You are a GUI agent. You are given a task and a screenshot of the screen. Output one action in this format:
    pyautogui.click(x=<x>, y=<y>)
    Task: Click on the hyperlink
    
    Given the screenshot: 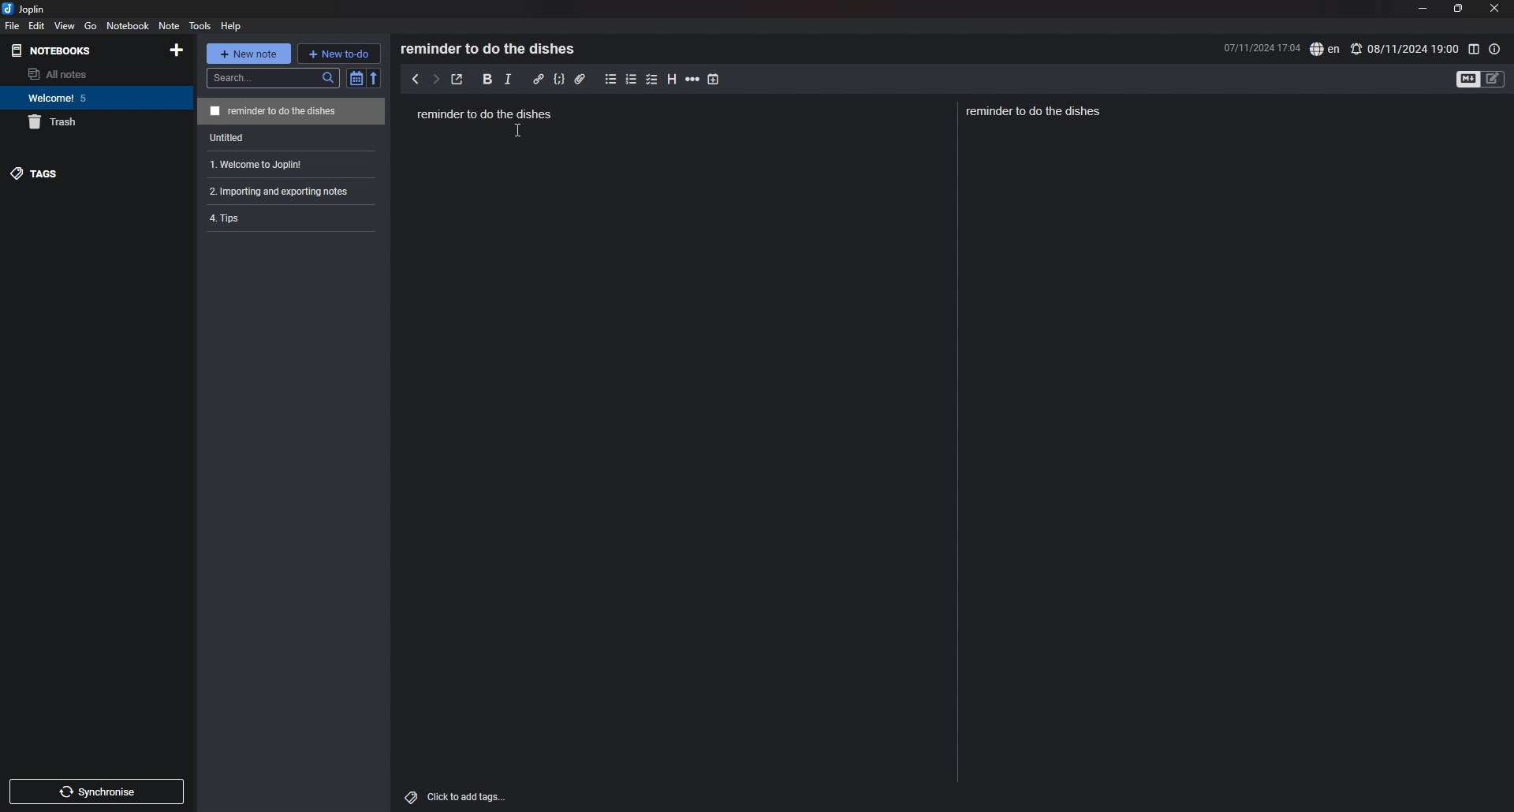 What is the action you would take?
    pyautogui.click(x=539, y=79)
    